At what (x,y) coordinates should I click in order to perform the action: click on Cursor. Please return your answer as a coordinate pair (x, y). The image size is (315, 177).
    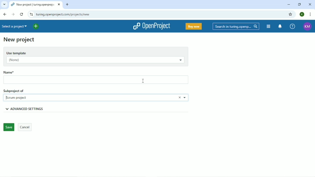
    Looking at the image, I should click on (143, 81).